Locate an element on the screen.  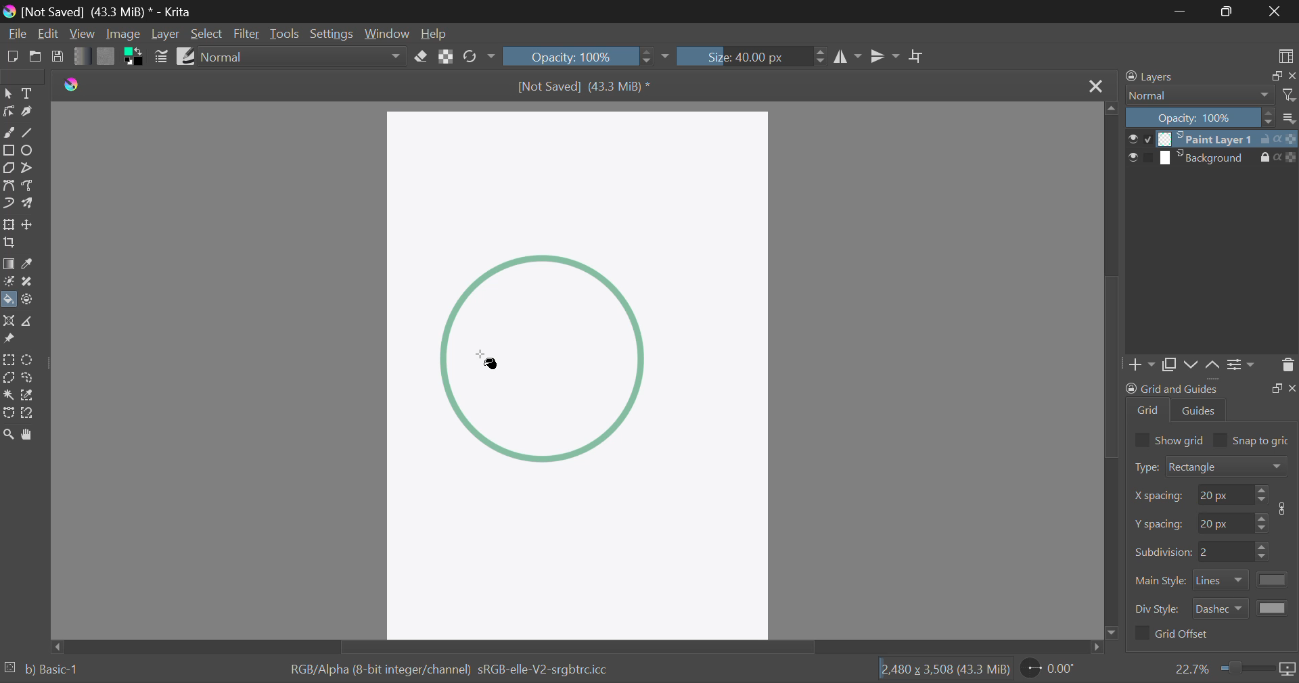
Blending Modes is located at coordinates (1210, 96).